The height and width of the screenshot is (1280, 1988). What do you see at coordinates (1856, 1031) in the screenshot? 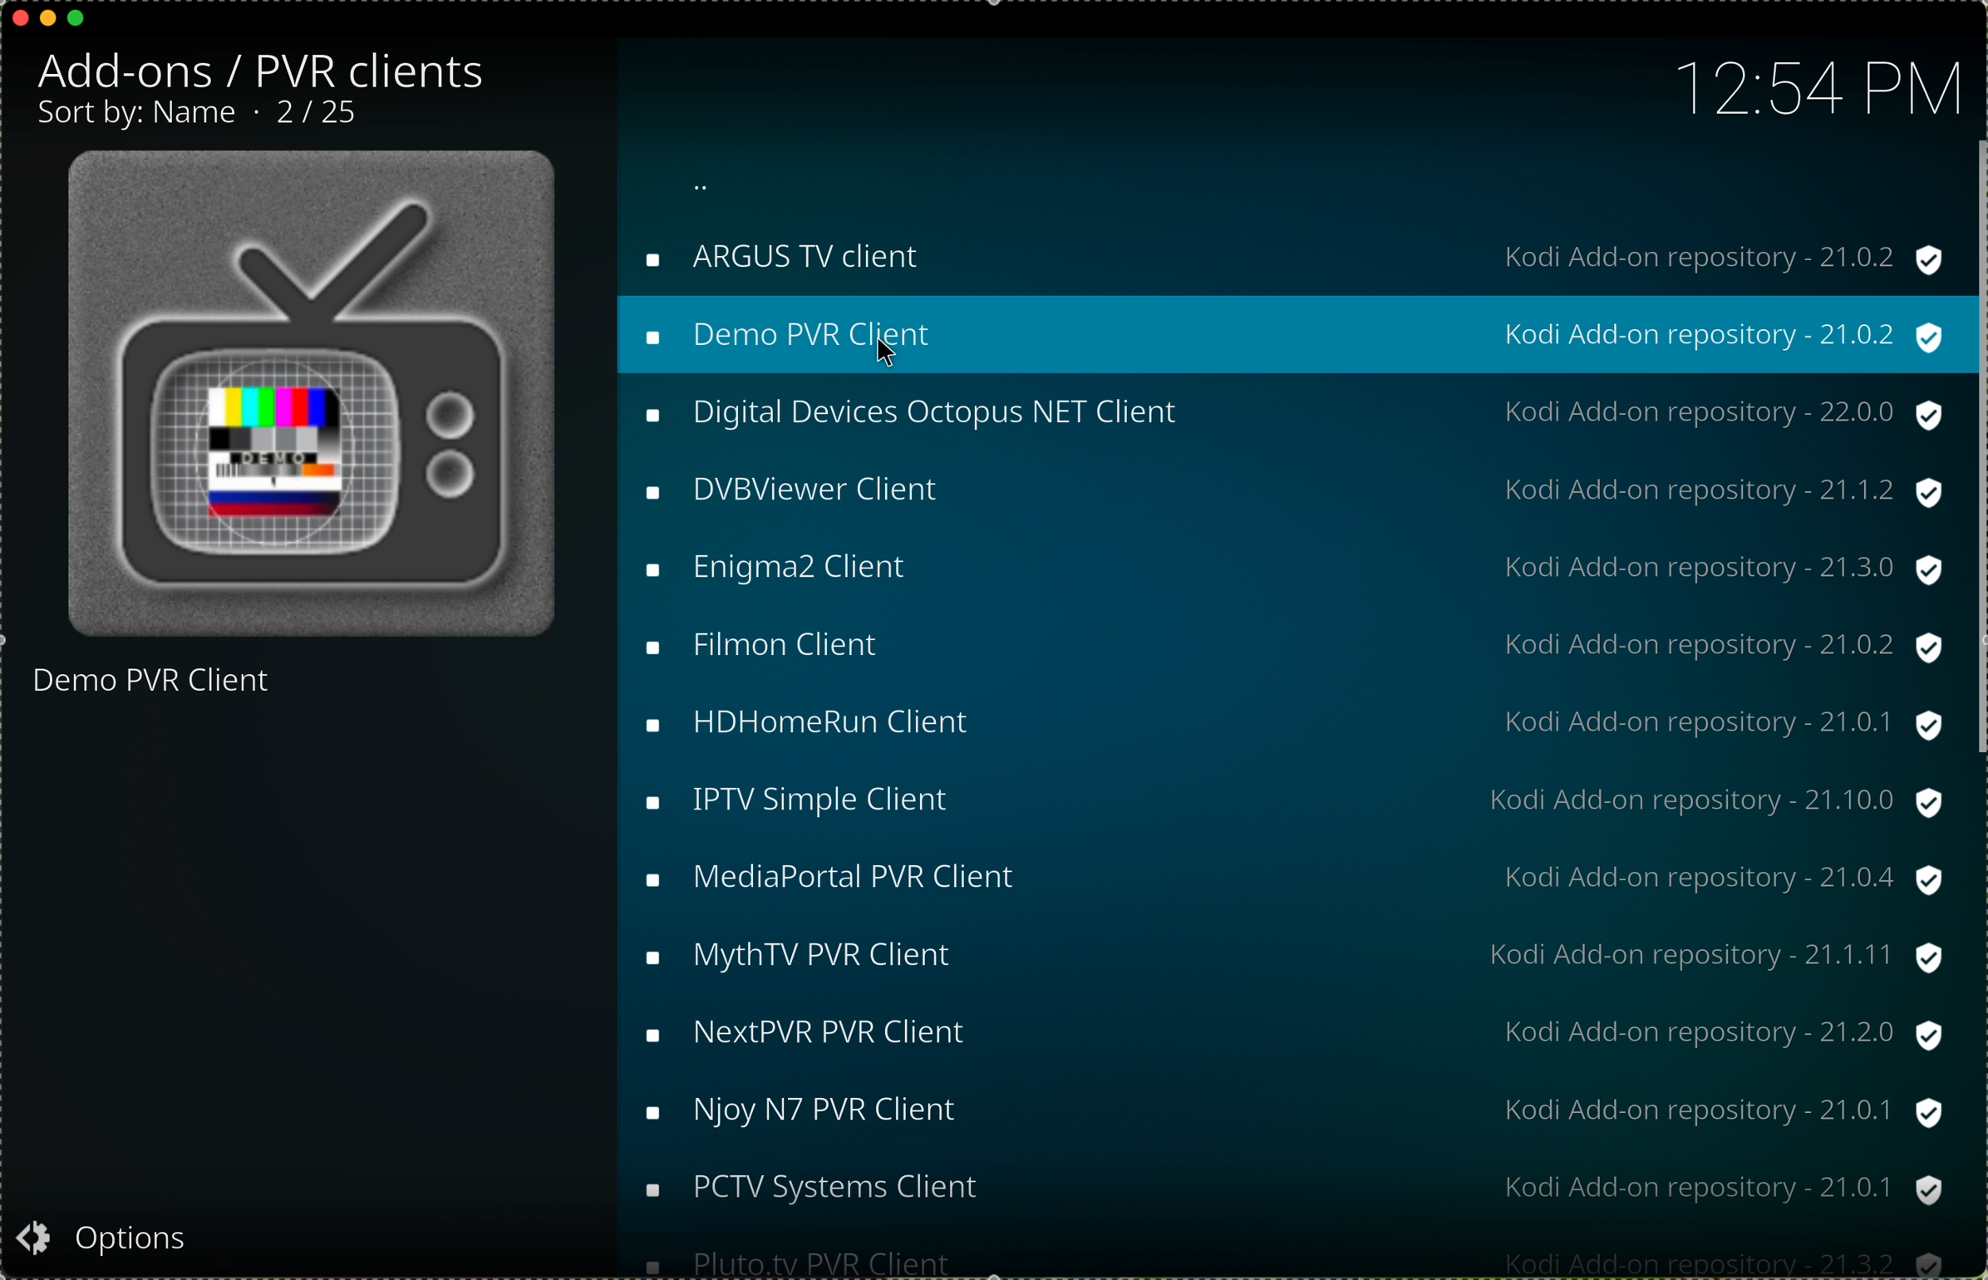
I see `21.2.0` at bounding box center [1856, 1031].